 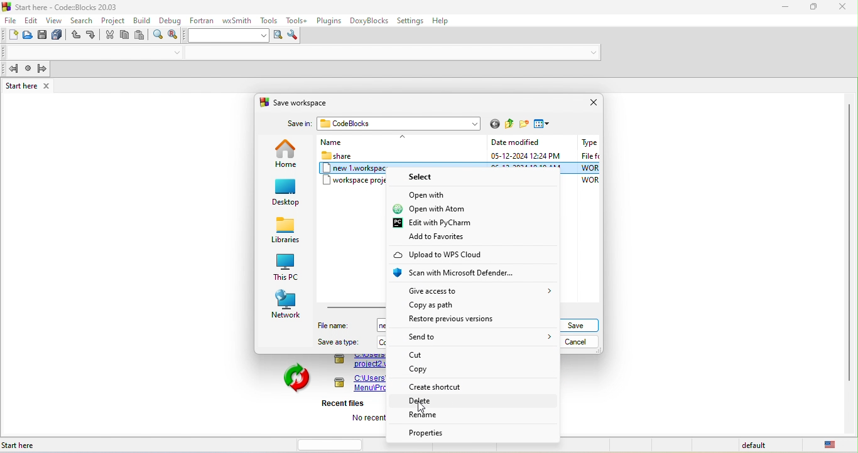 I want to click on share 05-12-2024 12:24 PM File, so click(x=460, y=156).